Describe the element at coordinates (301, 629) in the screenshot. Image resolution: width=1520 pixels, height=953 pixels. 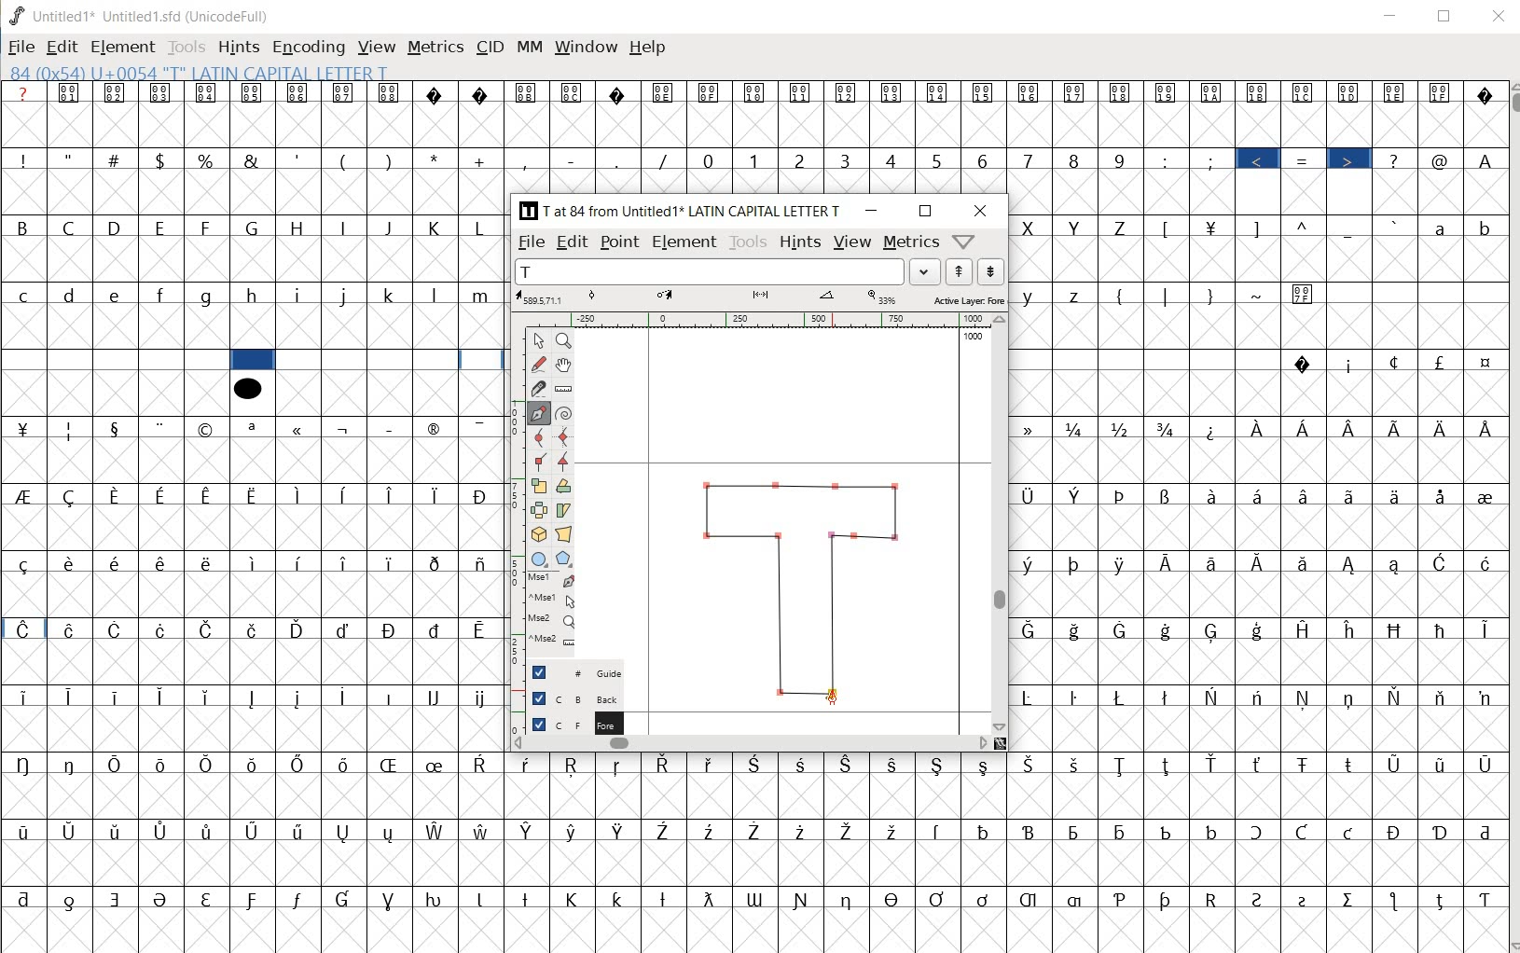
I see `Symbol` at that location.